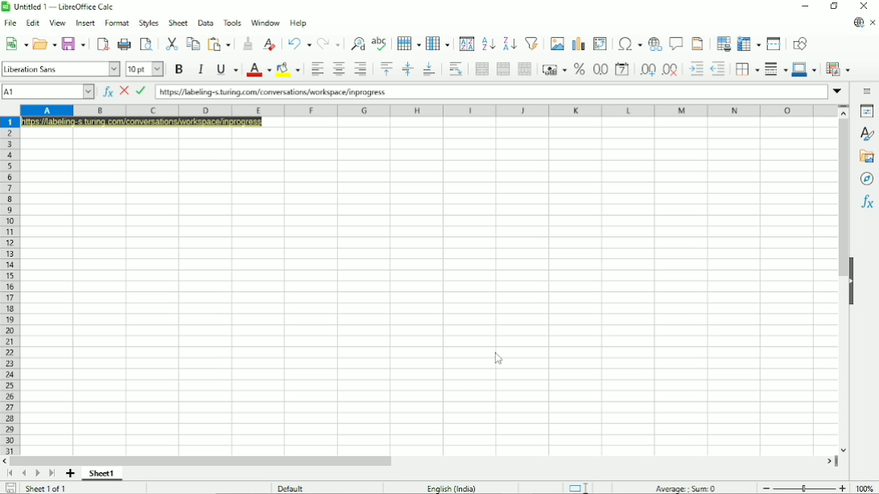 The height and width of the screenshot is (494, 879). I want to click on Insert special characters, so click(629, 45).